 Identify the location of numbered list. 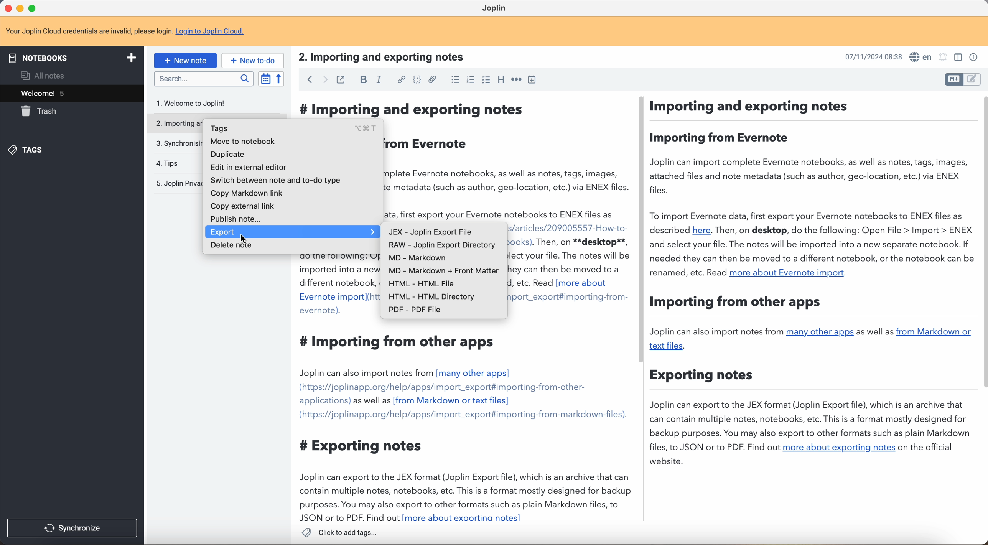
(470, 81).